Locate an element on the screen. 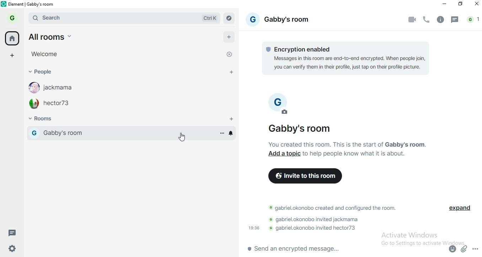 The image size is (482, 257). emoji is located at coordinates (453, 248).